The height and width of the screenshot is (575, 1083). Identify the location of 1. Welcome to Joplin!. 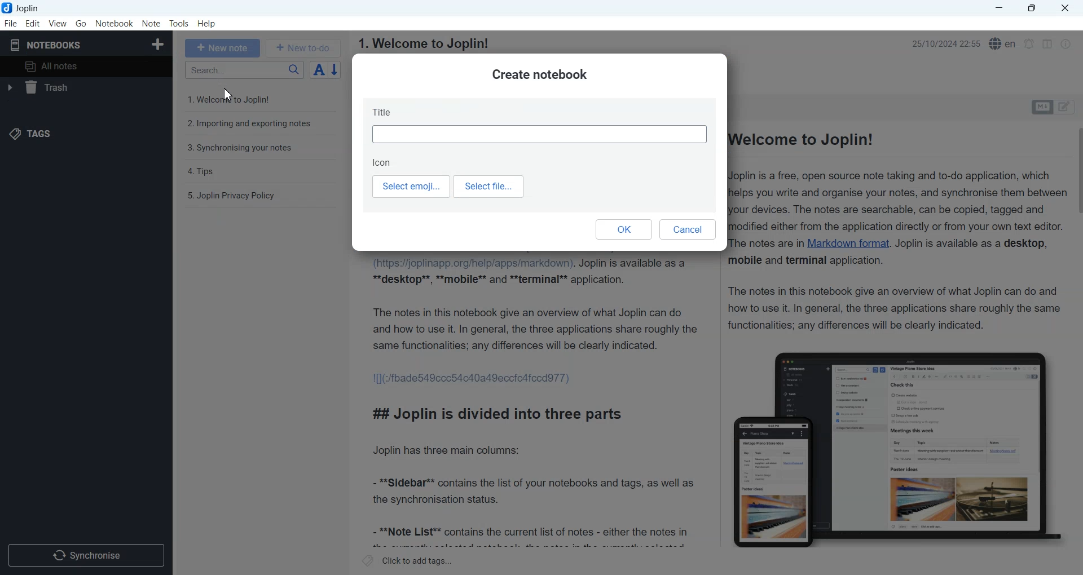
(237, 99).